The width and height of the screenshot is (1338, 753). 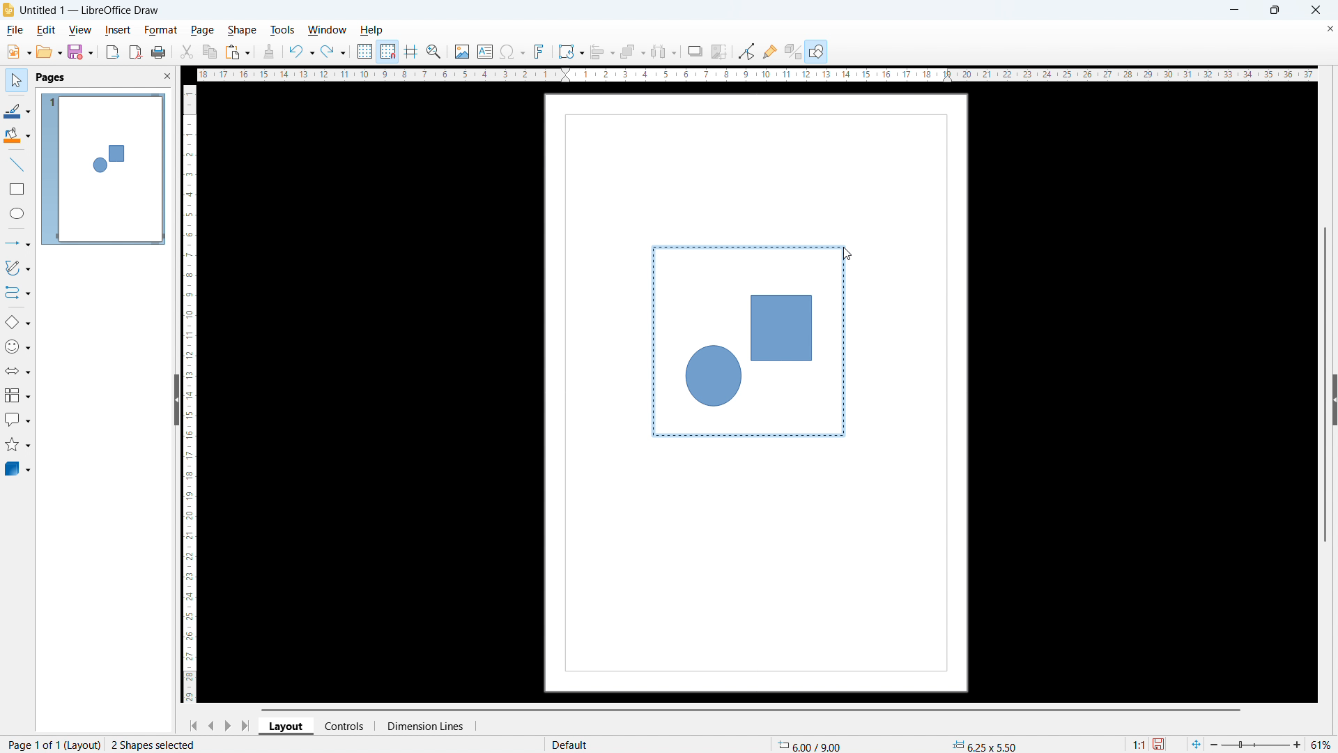 What do you see at coordinates (1277, 10) in the screenshot?
I see `maximize` at bounding box center [1277, 10].